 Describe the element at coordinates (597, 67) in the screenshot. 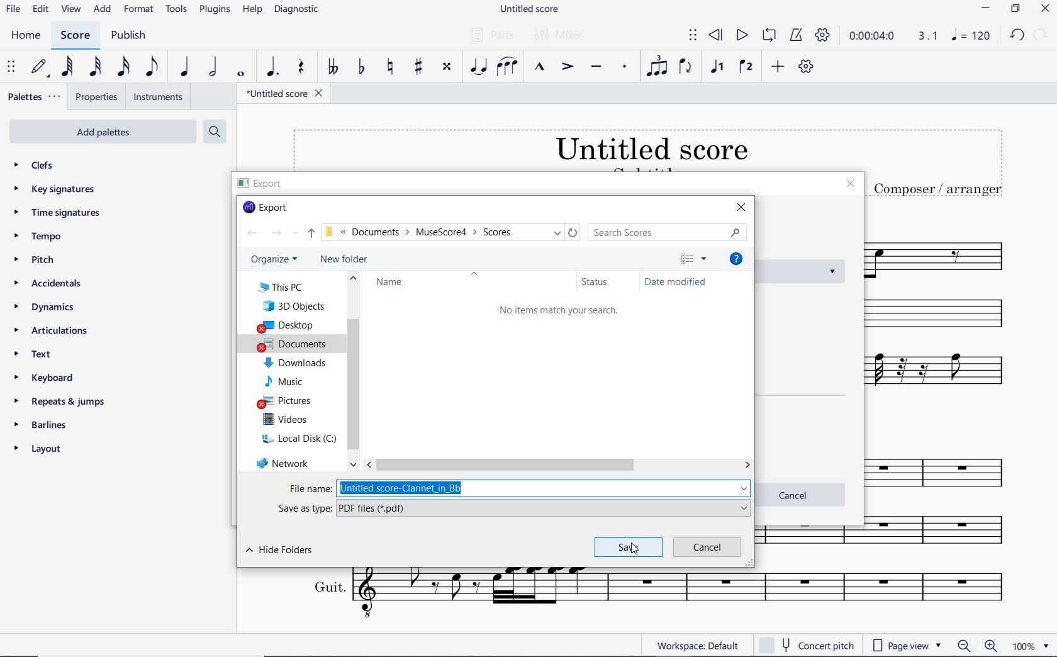

I see `TENUTO` at that location.